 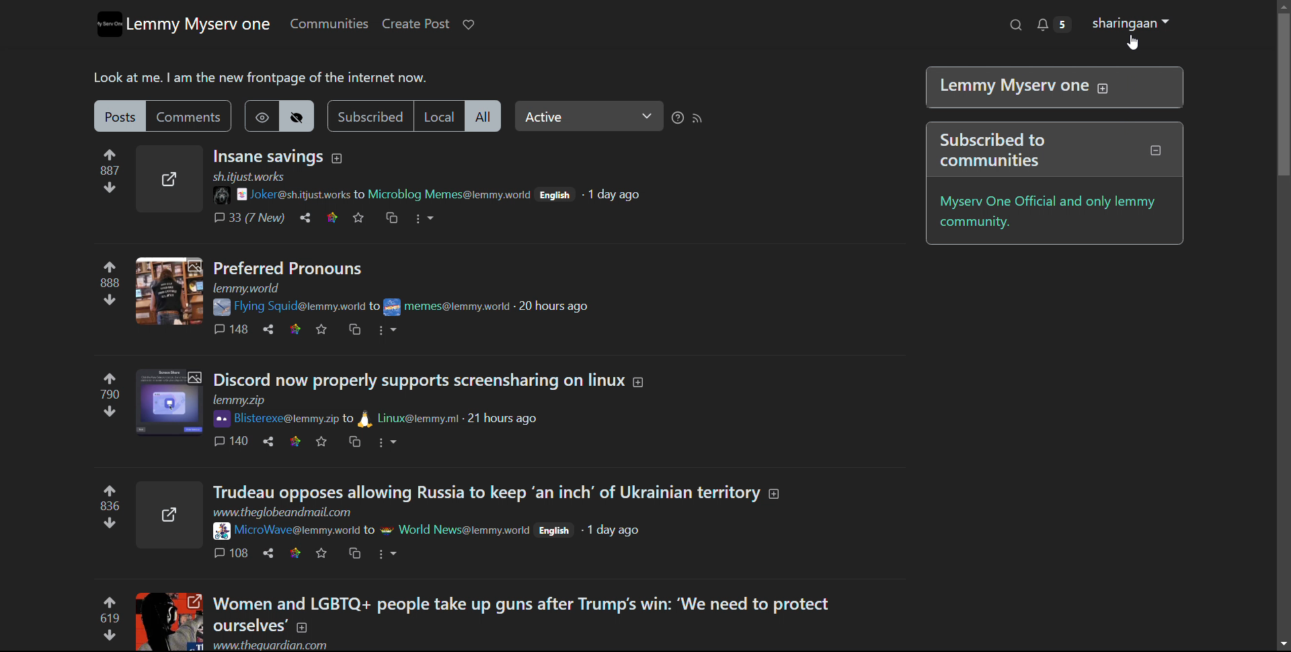 What do you see at coordinates (274, 646) in the screenshot?
I see `www.theguardian.com` at bounding box center [274, 646].